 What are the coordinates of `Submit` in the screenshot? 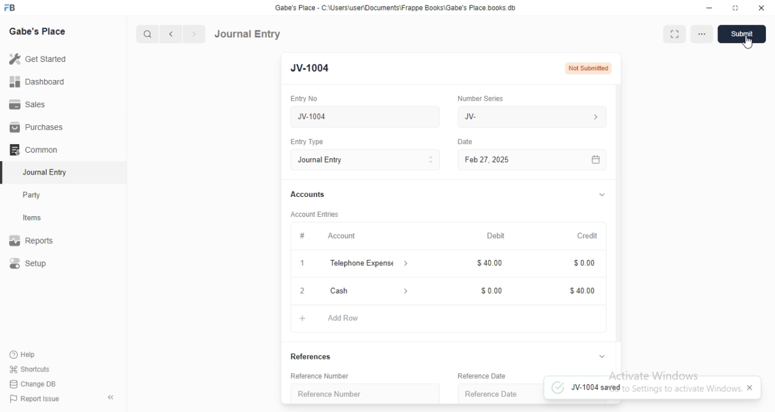 It's located at (741, 35).